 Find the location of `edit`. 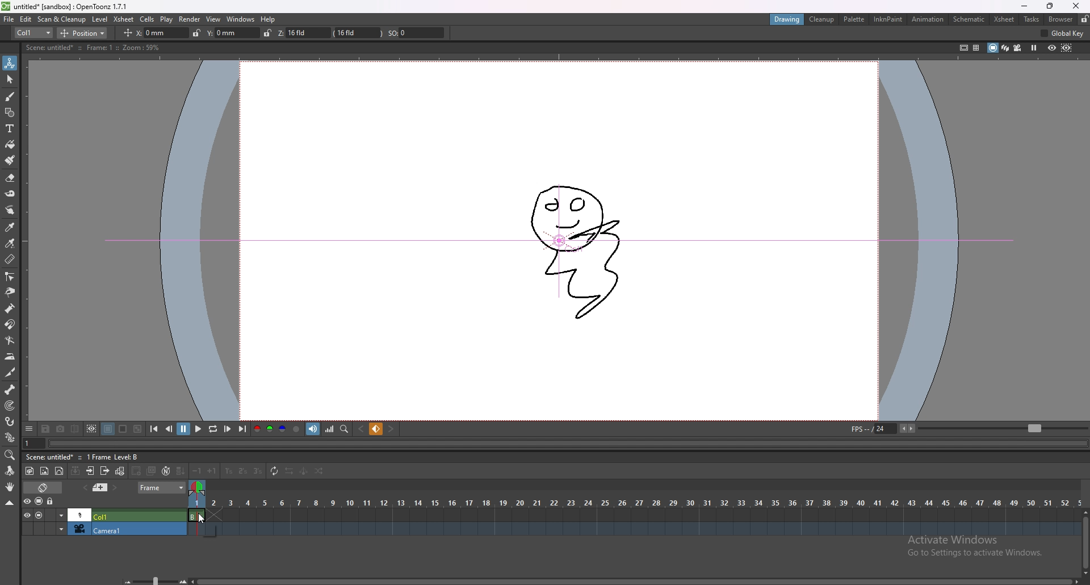

edit is located at coordinates (26, 19).